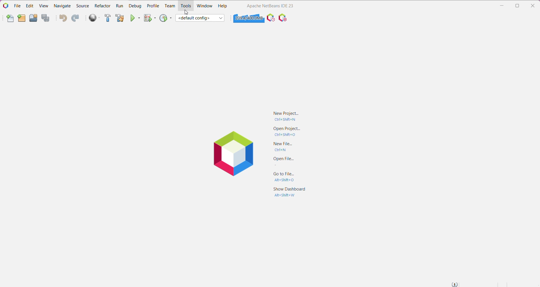 The height and width of the screenshot is (287, 540). What do you see at coordinates (285, 177) in the screenshot?
I see `Go to File` at bounding box center [285, 177].